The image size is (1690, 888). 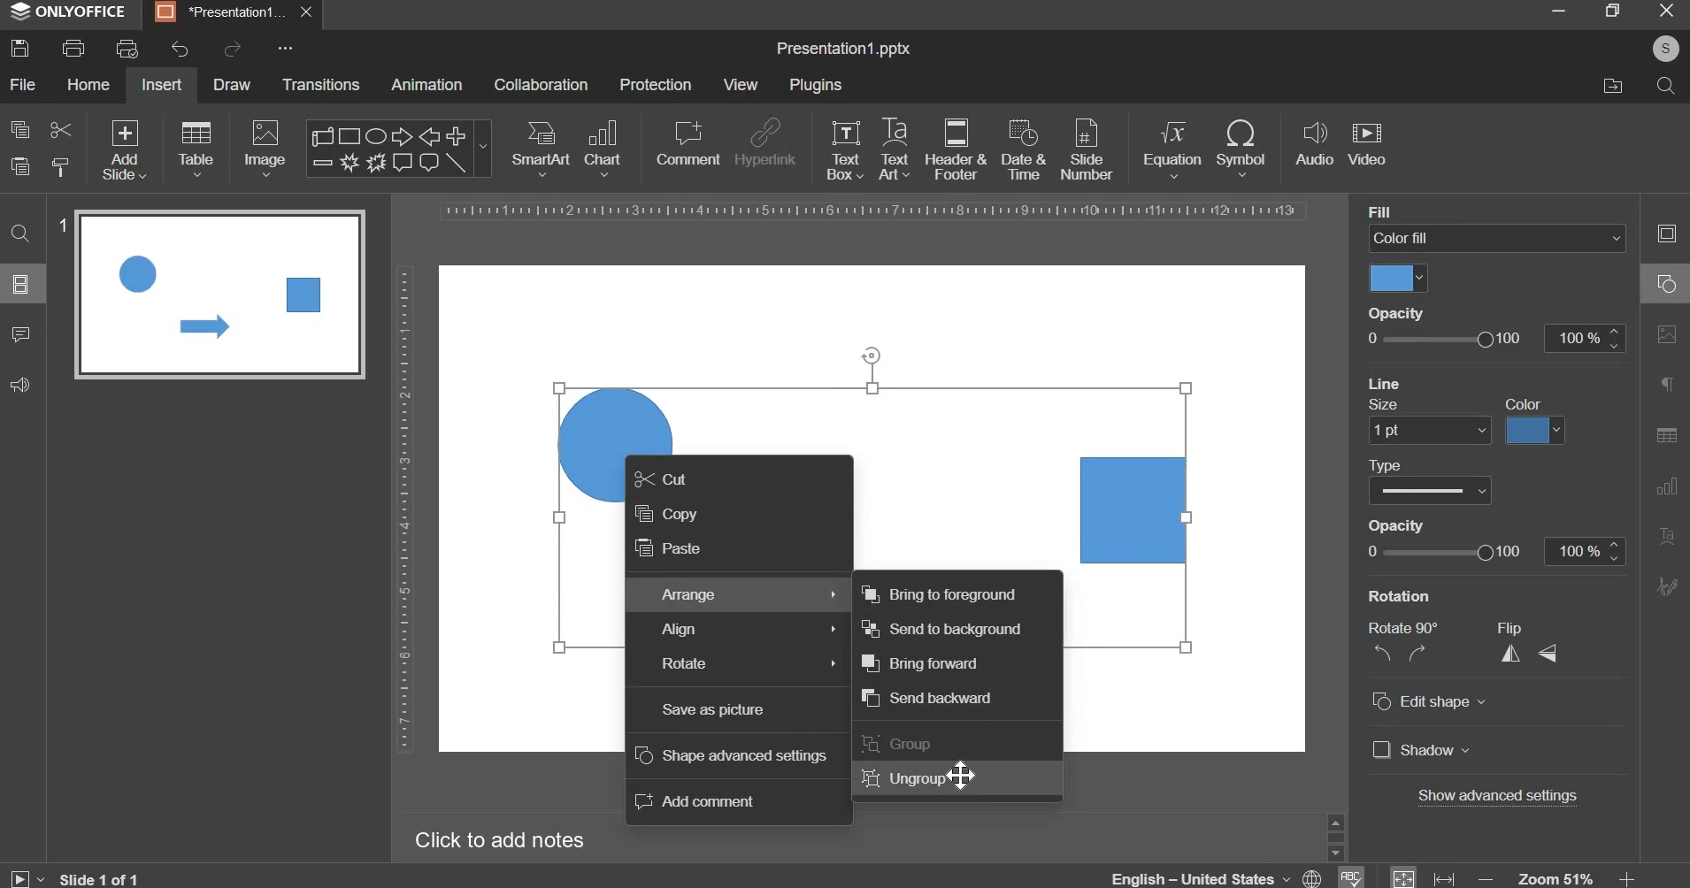 What do you see at coordinates (942, 629) in the screenshot?
I see `send to background` at bounding box center [942, 629].